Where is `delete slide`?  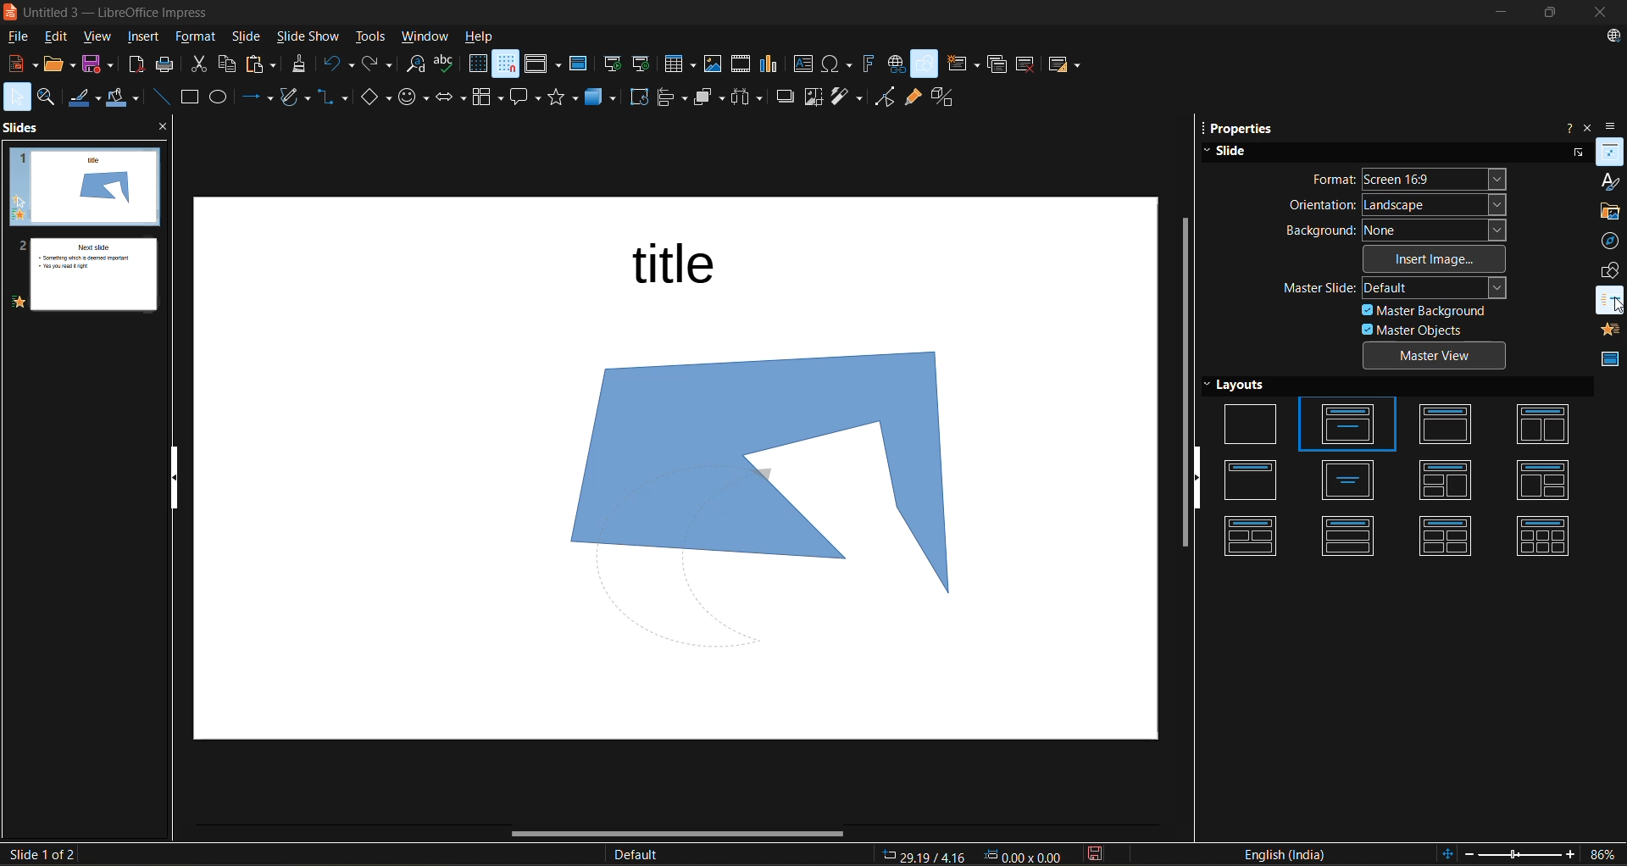 delete slide is located at coordinates (1027, 64).